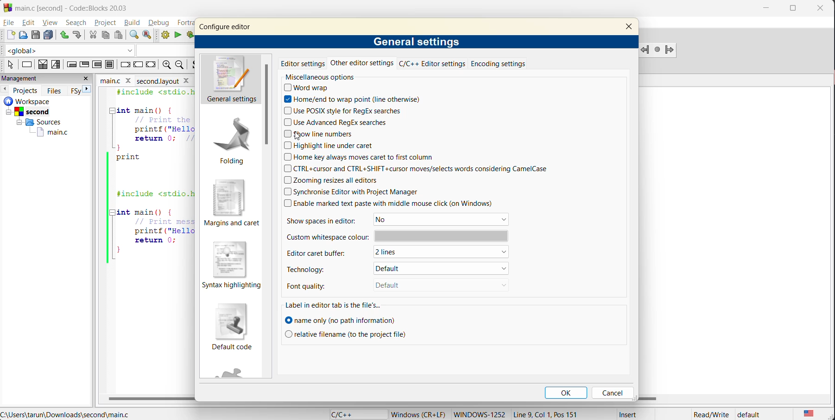 The width and height of the screenshot is (835, 420). Describe the element at coordinates (105, 23) in the screenshot. I see `project` at that location.